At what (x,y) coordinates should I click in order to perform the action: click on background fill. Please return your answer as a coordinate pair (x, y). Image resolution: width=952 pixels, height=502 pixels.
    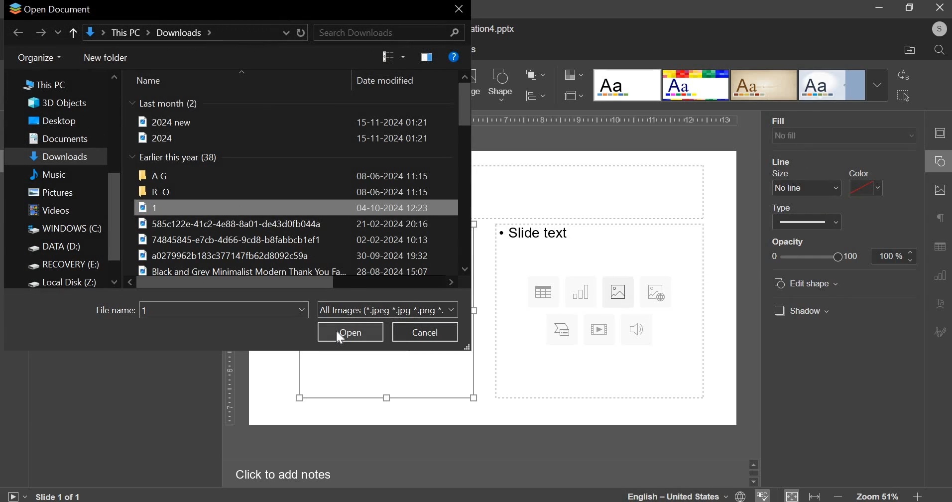
    Looking at the image, I should click on (844, 136).